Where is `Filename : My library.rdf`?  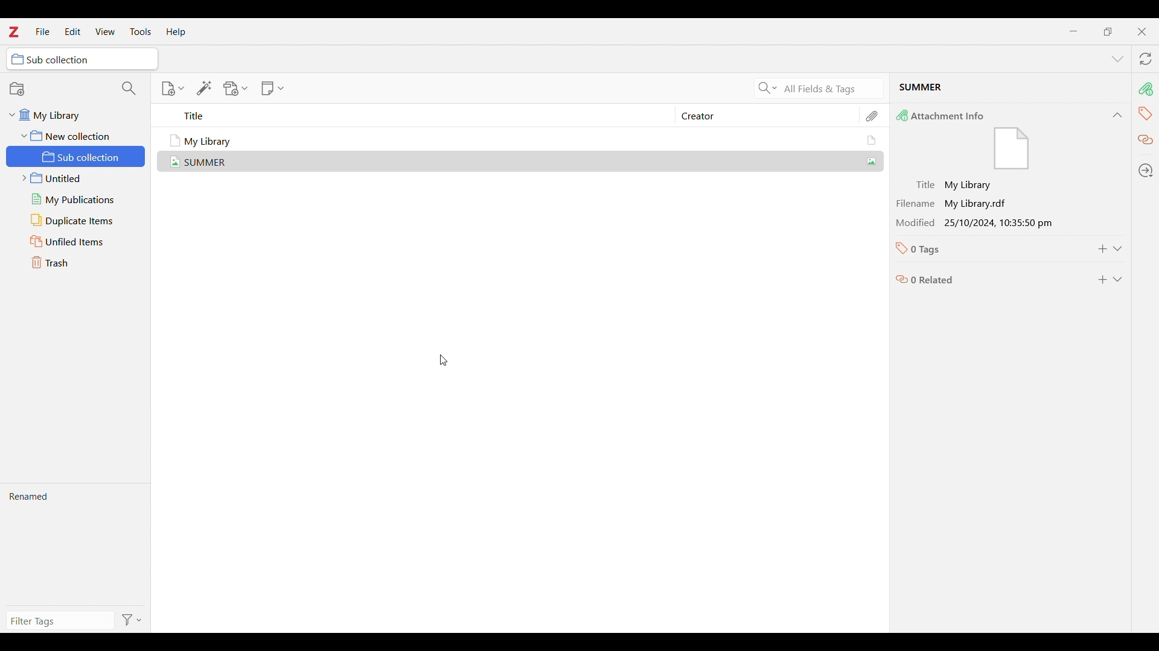 Filename : My library.rdf is located at coordinates (988, 204).